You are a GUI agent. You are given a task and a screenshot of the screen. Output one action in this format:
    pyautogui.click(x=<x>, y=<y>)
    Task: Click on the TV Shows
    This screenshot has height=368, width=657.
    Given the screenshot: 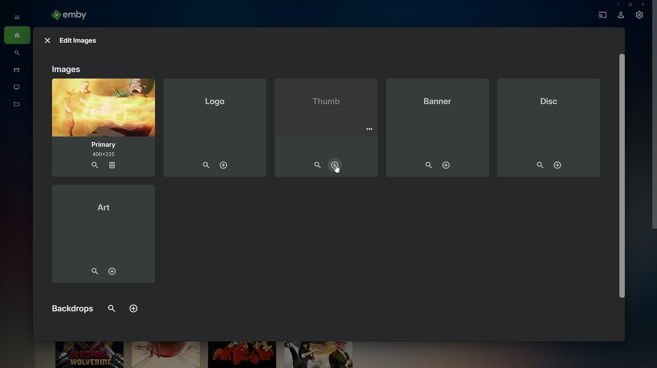 What is the action you would take?
    pyautogui.click(x=17, y=87)
    